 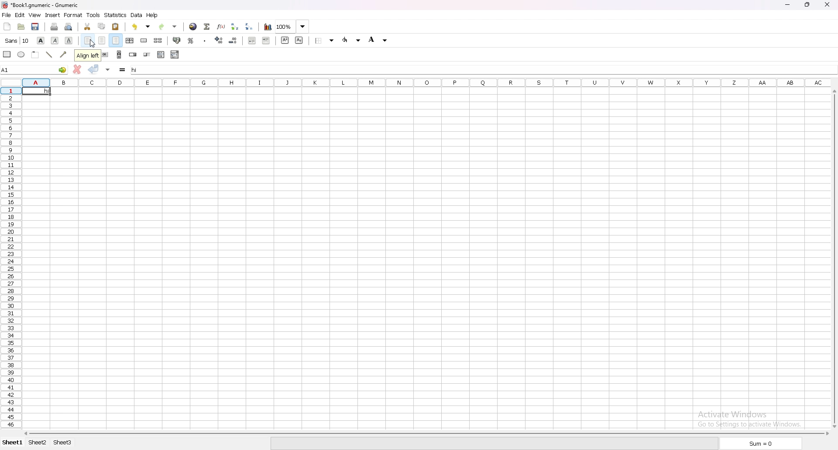 I want to click on print preview, so click(x=68, y=27).